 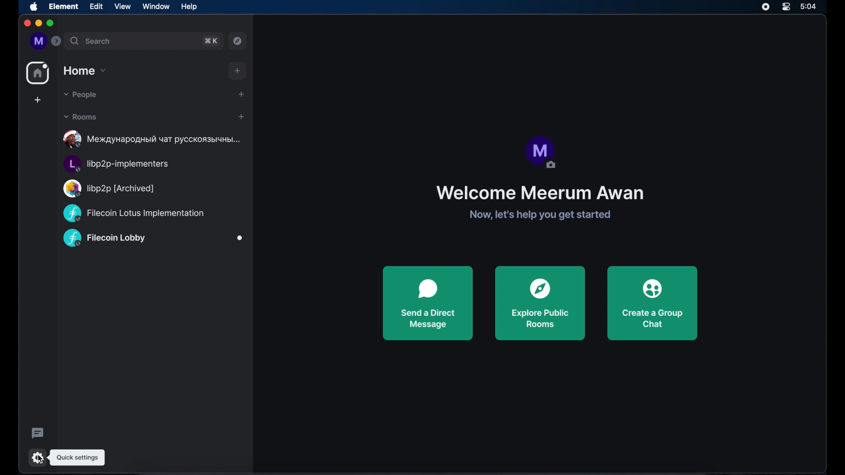 I want to click on start chat, so click(x=241, y=94).